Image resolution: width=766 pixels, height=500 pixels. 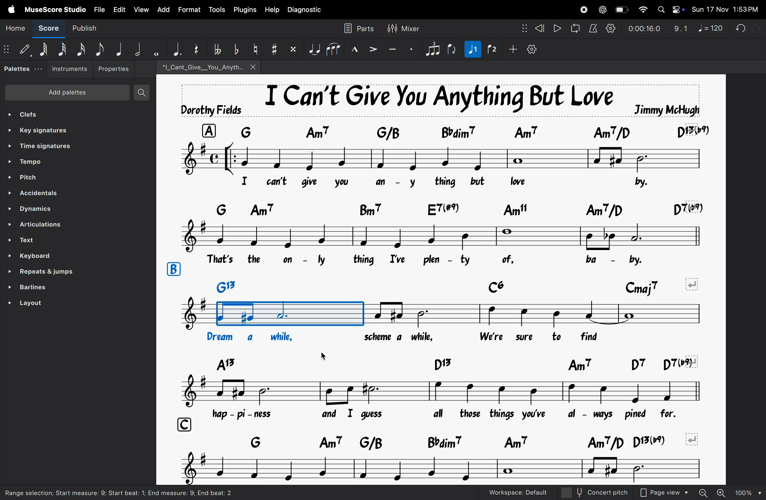 What do you see at coordinates (99, 9) in the screenshot?
I see `file` at bounding box center [99, 9].